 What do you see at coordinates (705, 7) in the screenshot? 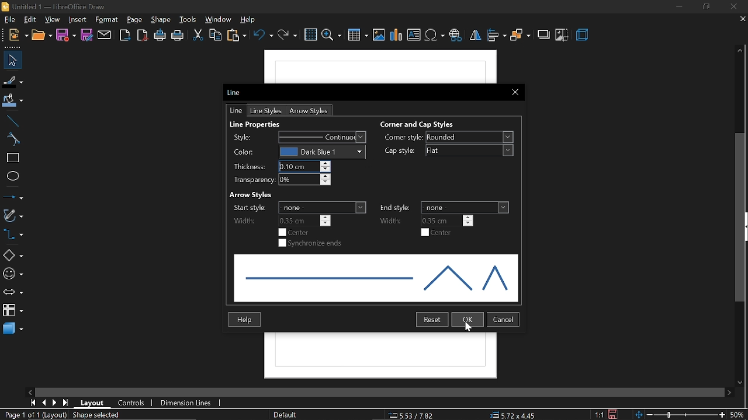
I see `restore down` at bounding box center [705, 7].